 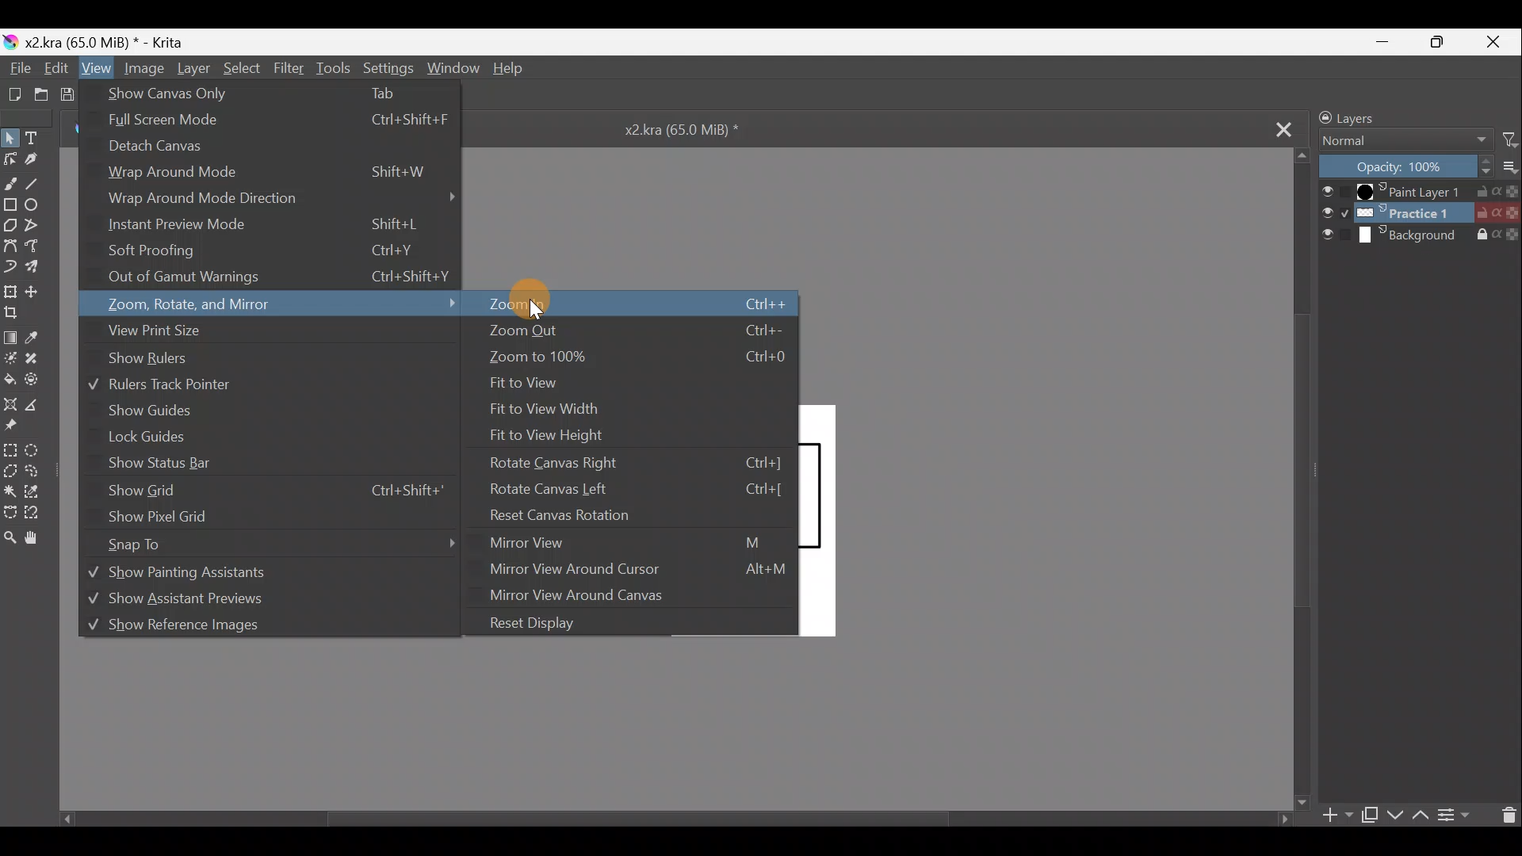 What do you see at coordinates (147, 358) in the screenshot?
I see `Show rulers` at bounding box center [147, 358].